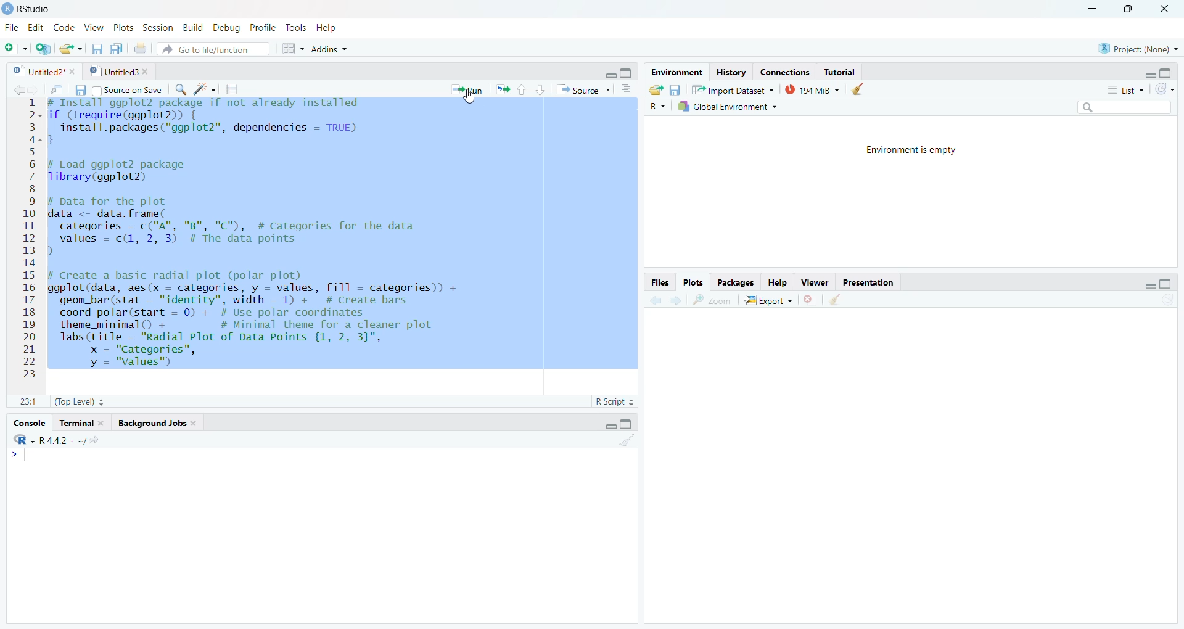 The image size is (1184, 629). Describe the element at coordinates (1167, 281) in the screenshot. I see `Maximize` at that location.